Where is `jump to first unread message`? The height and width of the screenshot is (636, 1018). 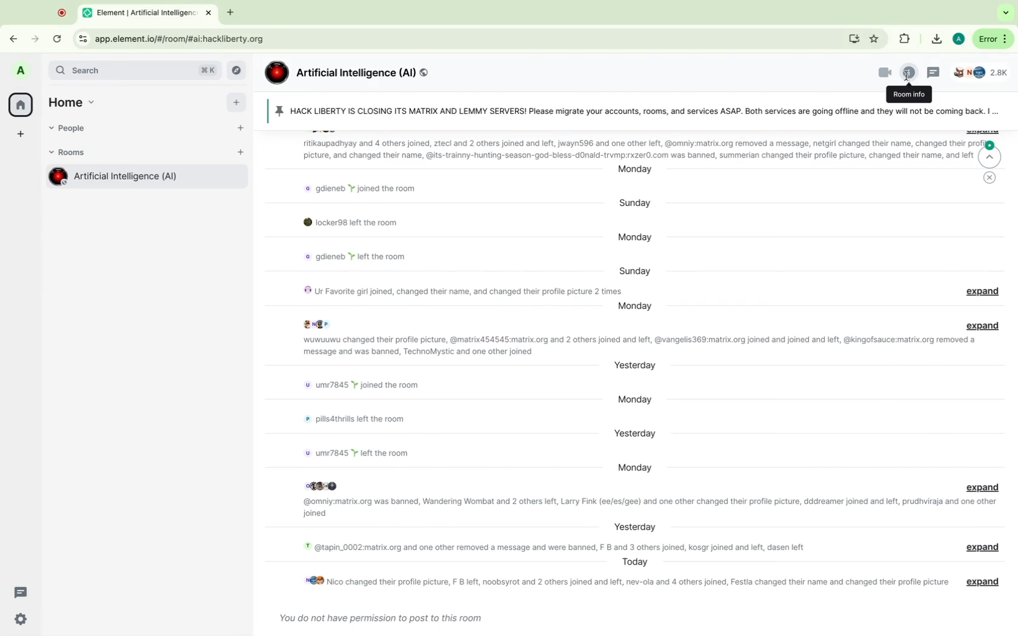
jump to first unread message is located at coordinates (994, 154).